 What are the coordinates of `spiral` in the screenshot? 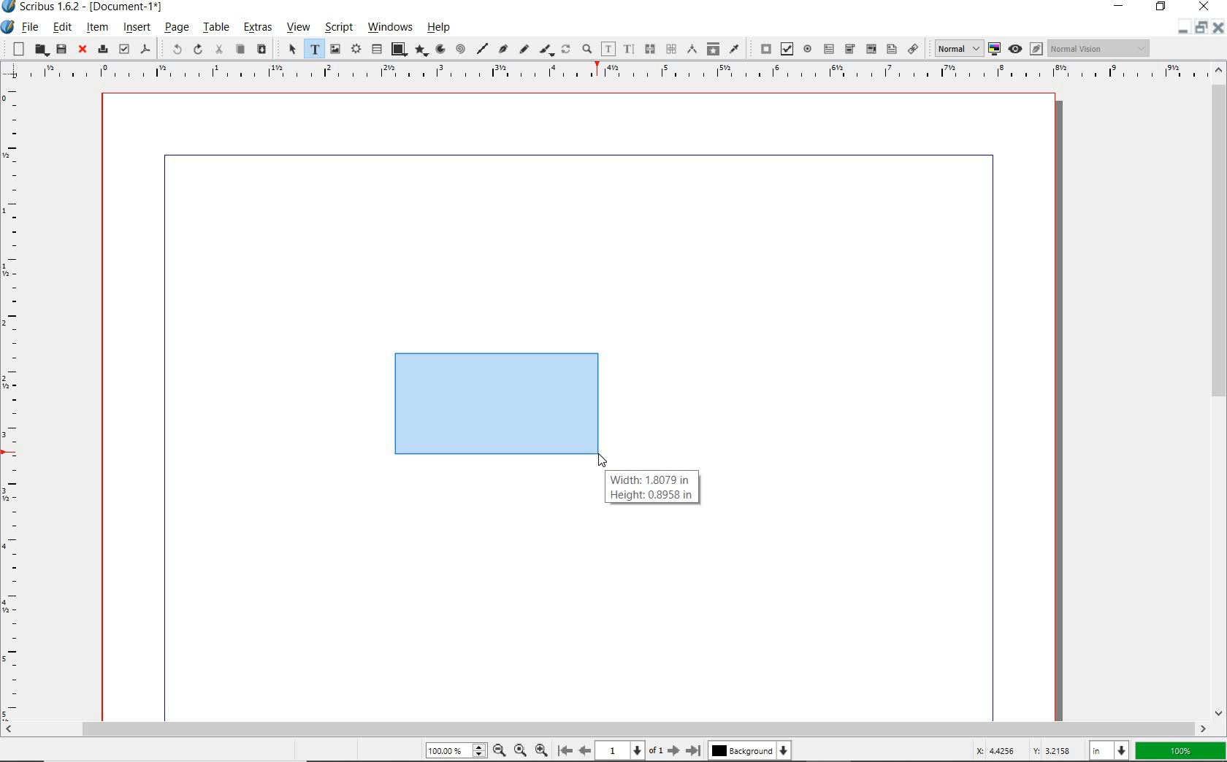 It's located at (461, 48).